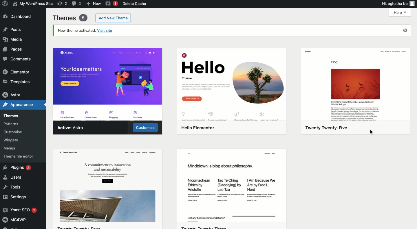  I want to click on Twenty Twenty Three  Theme, so click(232, 190).